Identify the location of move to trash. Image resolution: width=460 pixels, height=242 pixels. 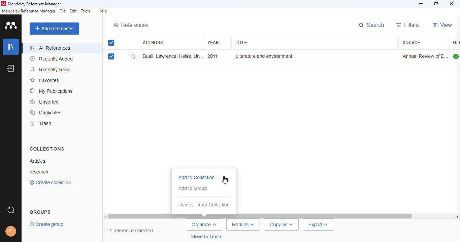
(205, 237).